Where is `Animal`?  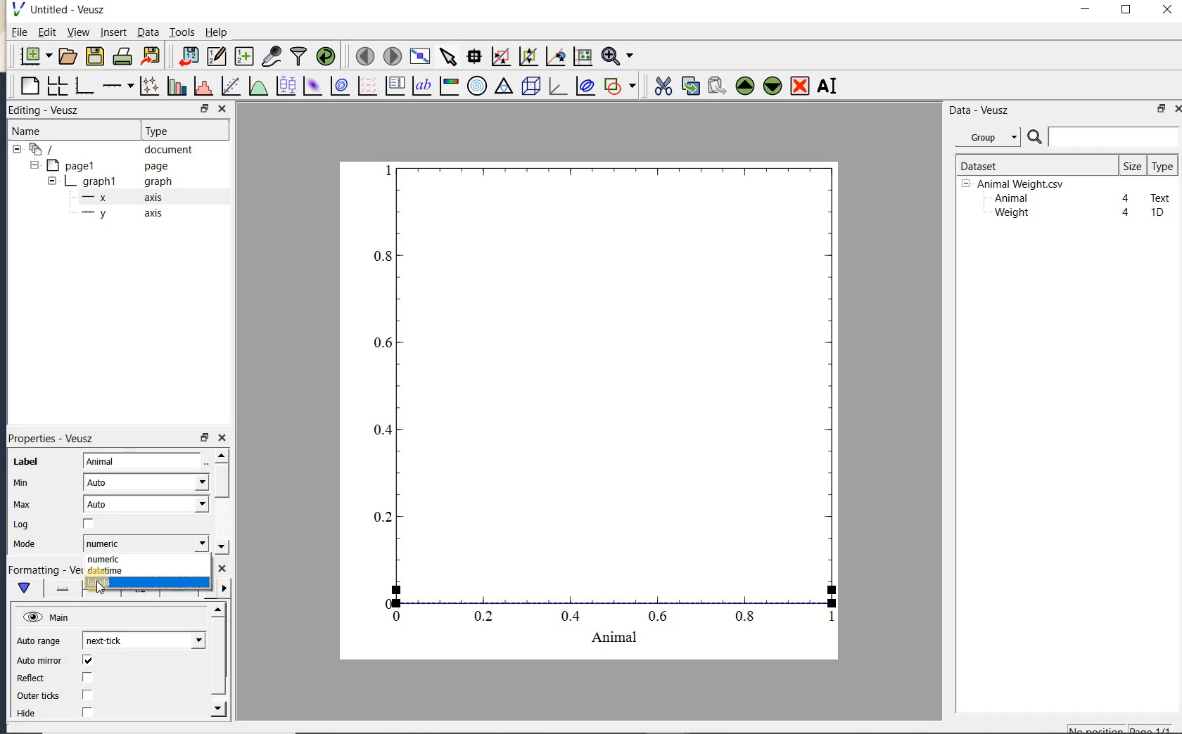 Animal is located at coordinates (144, 462).